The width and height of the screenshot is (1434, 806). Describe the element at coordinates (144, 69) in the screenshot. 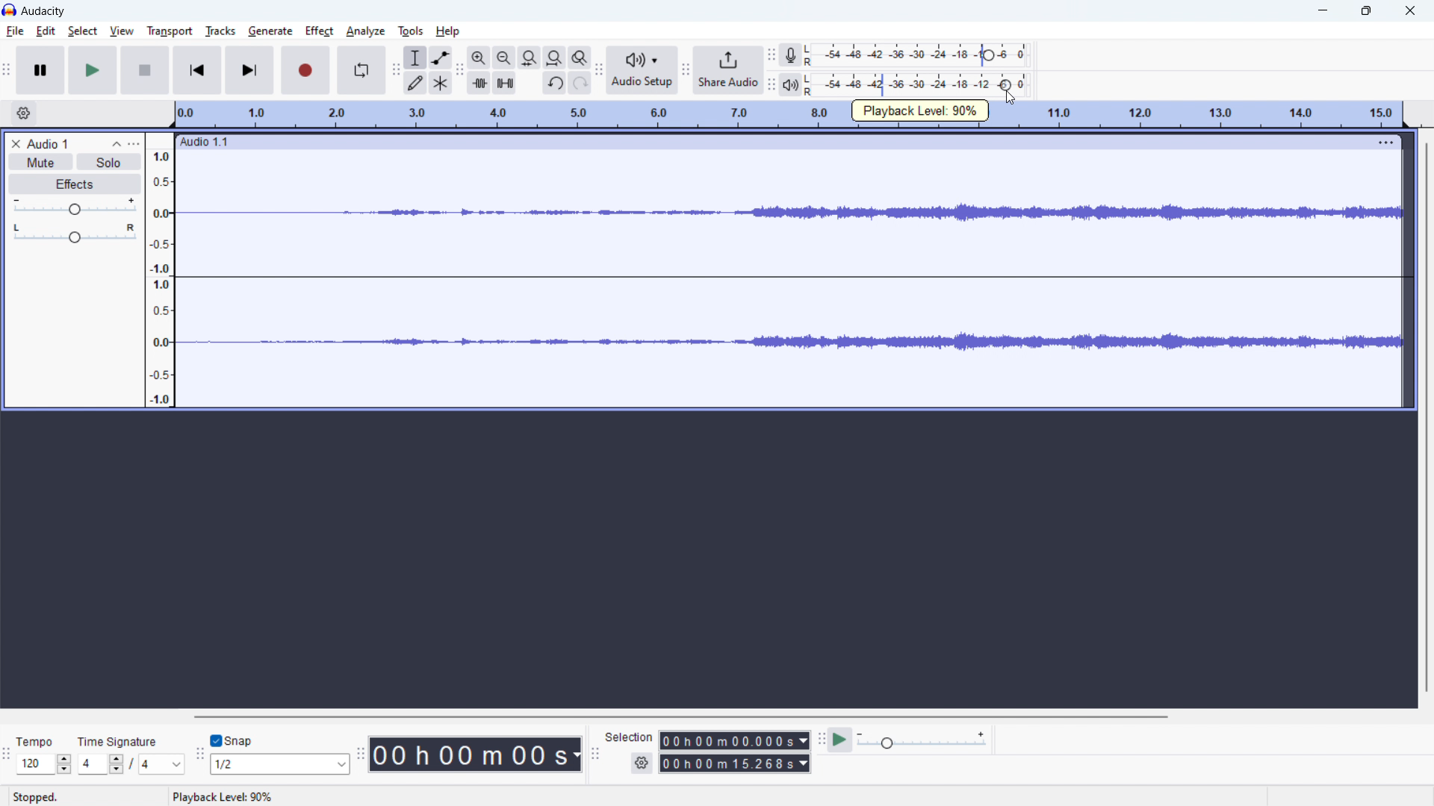

I see `stop` at that location.